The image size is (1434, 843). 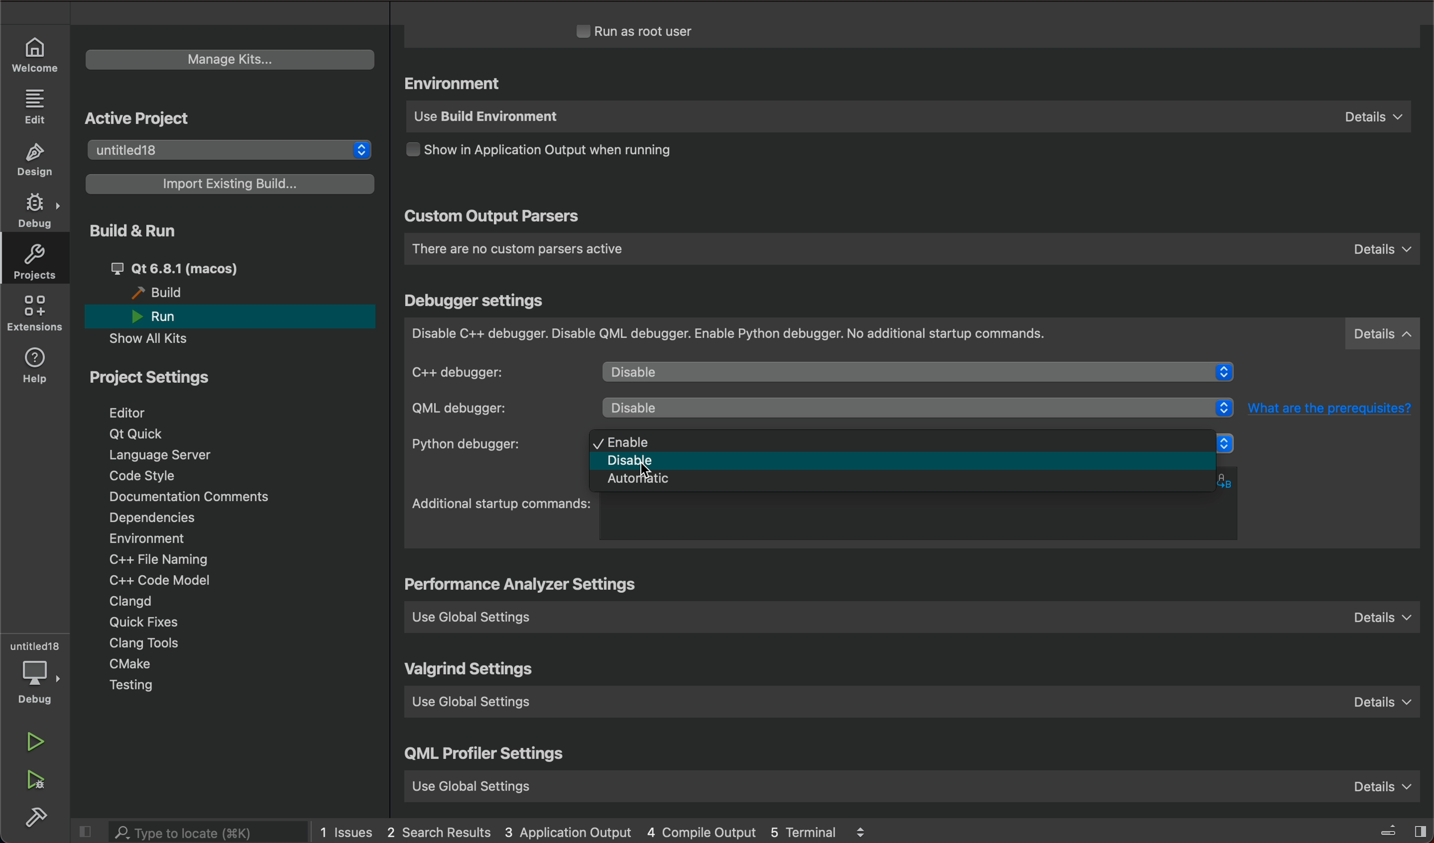 What do you see at coordinates (660, 463) in the screenshot?
I see `cursor` at bounding box center [660, 463].